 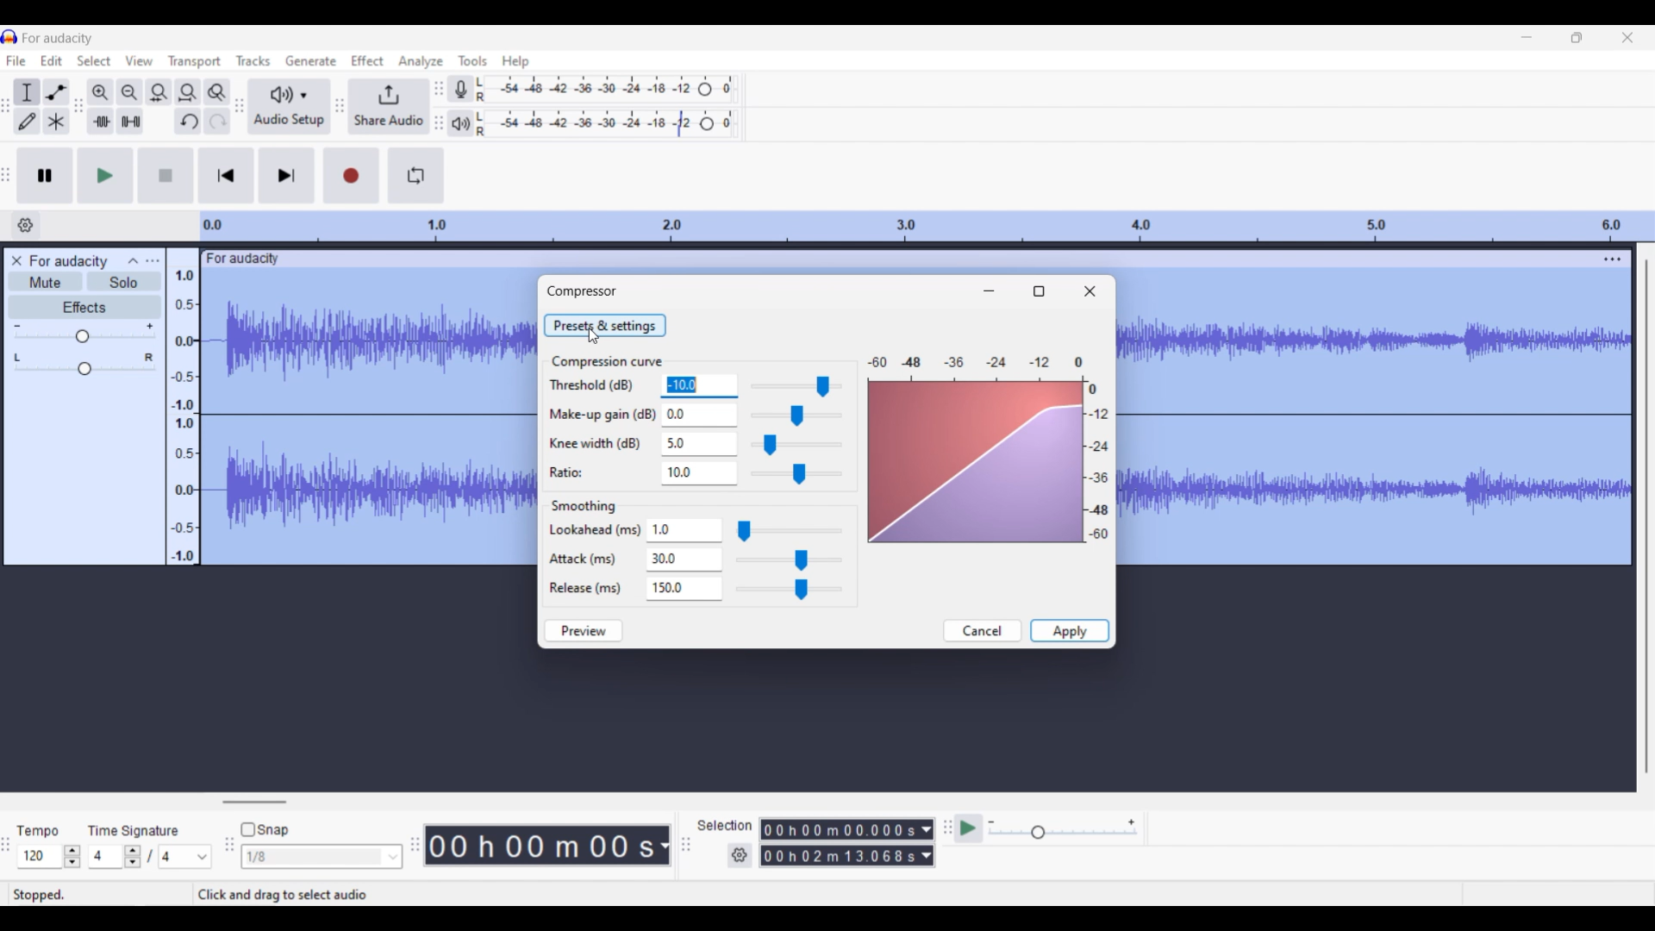 What do you see at coordinates (159, 92) in the screenshot?
I see `Fit selection to width` at bounding box center [159, 92].